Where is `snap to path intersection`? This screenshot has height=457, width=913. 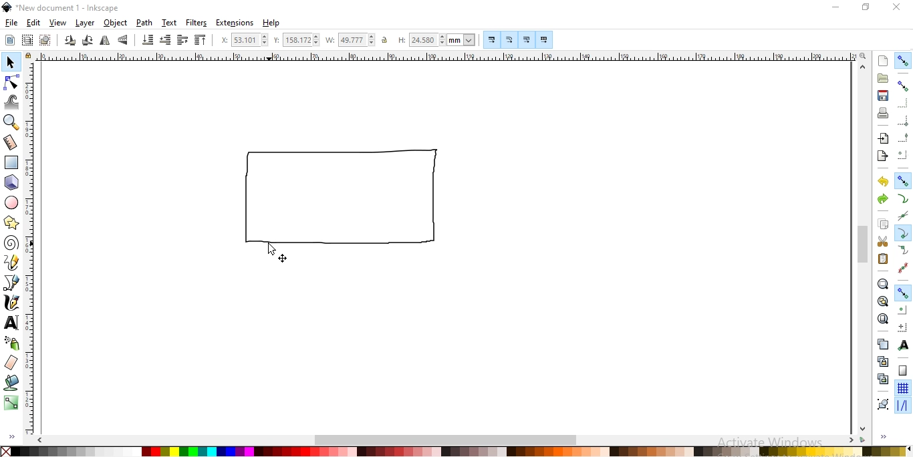 snap to path intersection is located at coordinates (902, 218).